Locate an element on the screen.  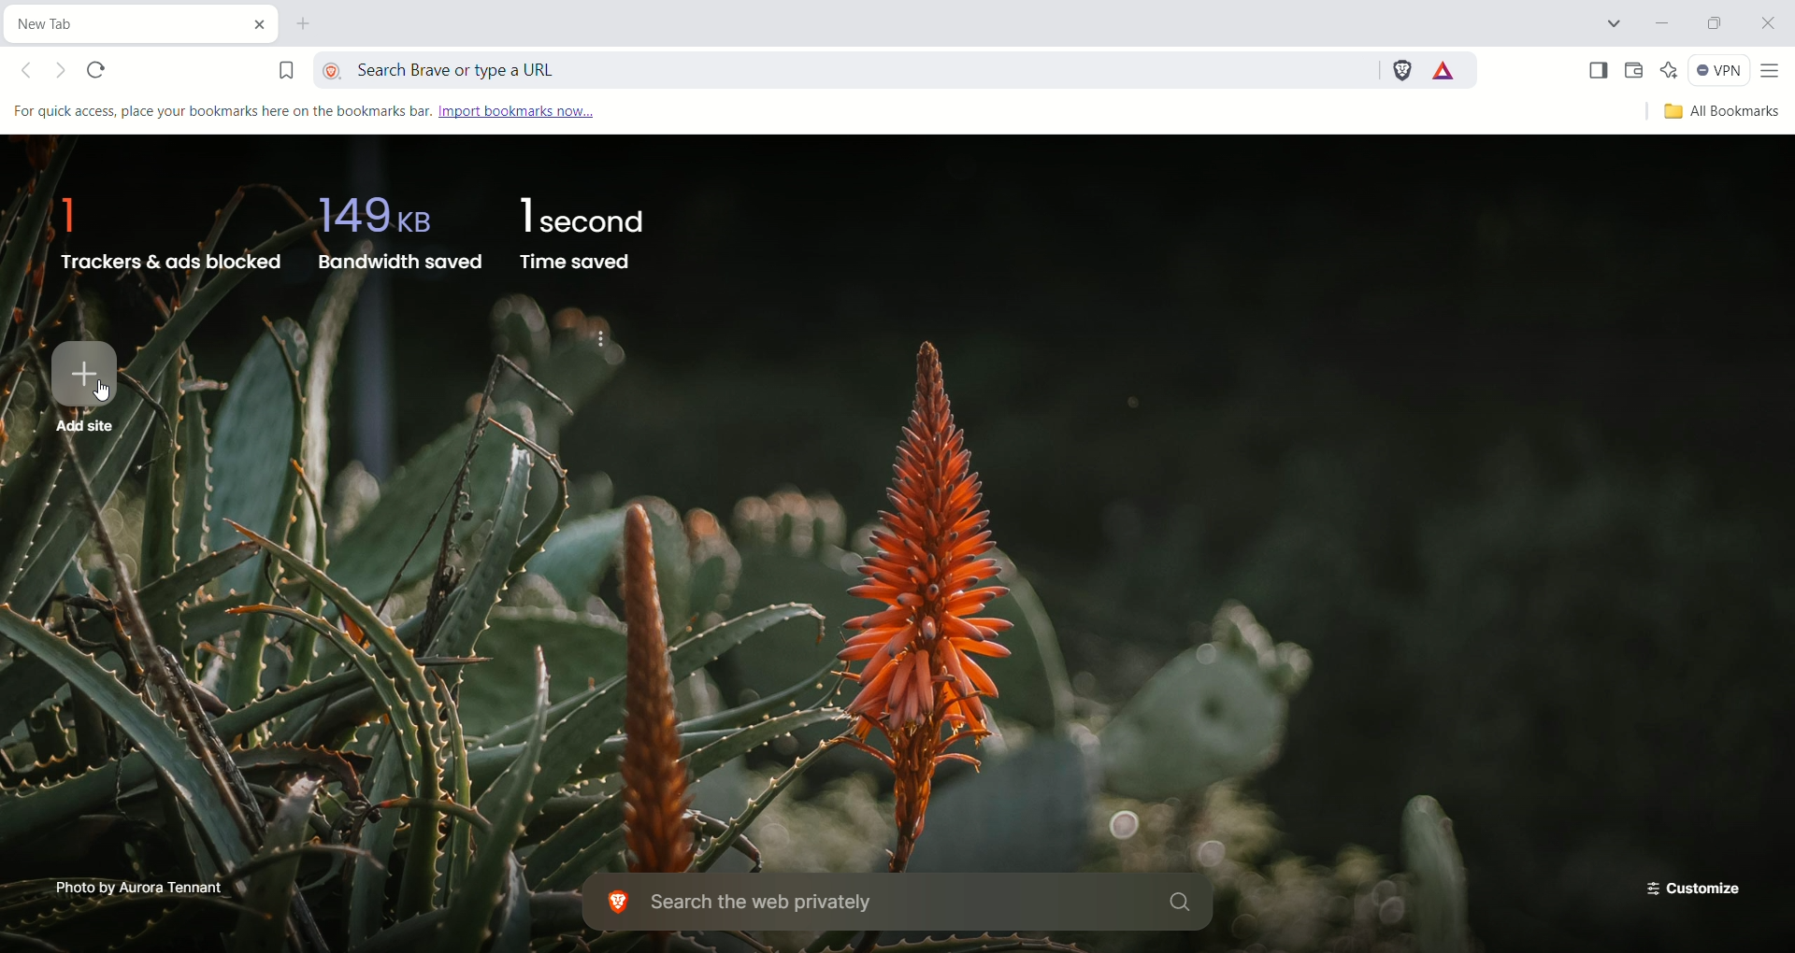
add site is located at coordinates (82, 386).